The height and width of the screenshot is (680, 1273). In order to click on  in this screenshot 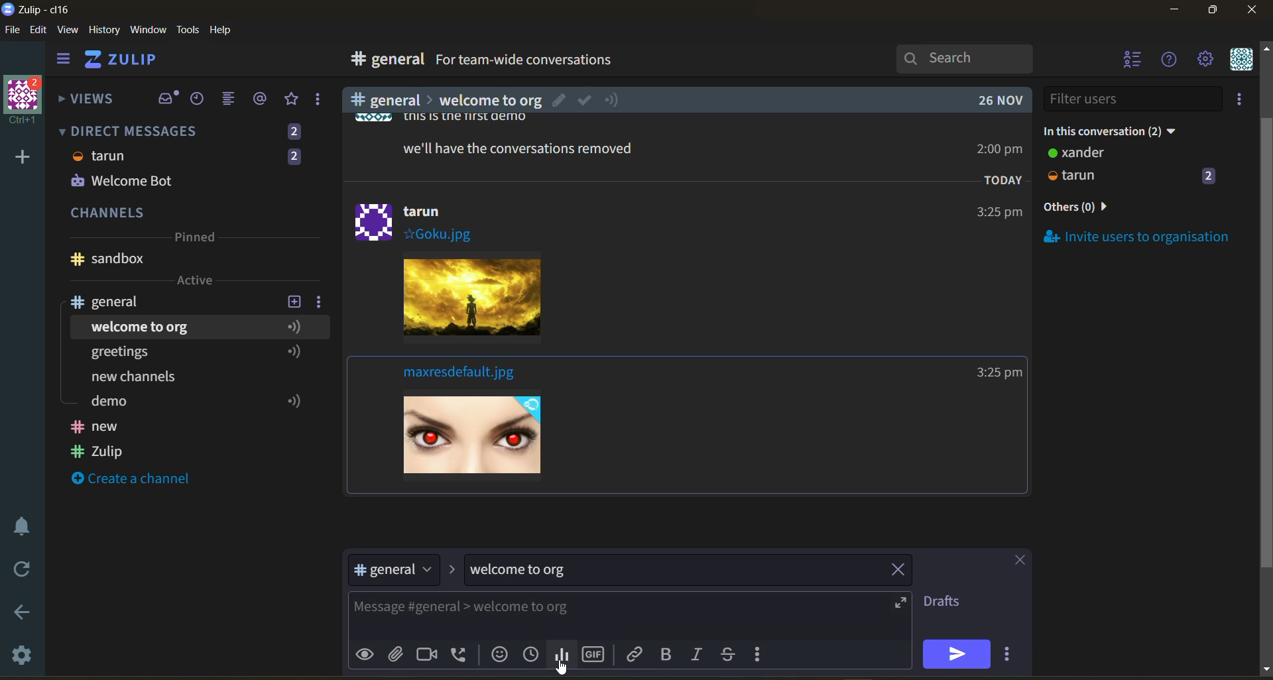, I will do `click(562, 669)`.